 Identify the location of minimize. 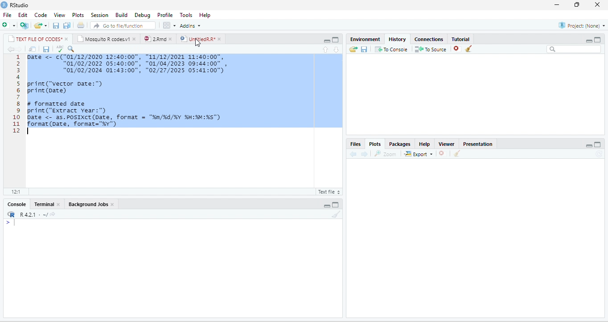
(589, 145).